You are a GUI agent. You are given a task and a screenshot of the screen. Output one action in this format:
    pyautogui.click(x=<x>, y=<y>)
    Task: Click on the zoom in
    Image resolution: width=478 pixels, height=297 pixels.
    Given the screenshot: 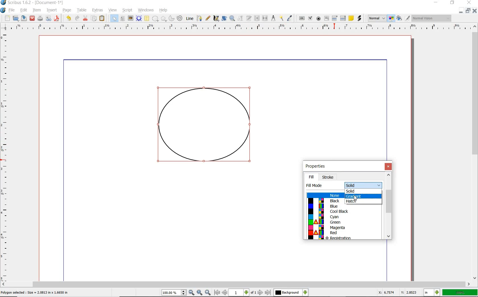 What is the action you would take?
    pyautogui.click(x=208, y=292)
    